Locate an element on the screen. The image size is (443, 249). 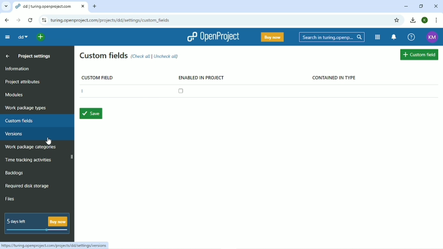
Site is located at coordinates (110, 21).